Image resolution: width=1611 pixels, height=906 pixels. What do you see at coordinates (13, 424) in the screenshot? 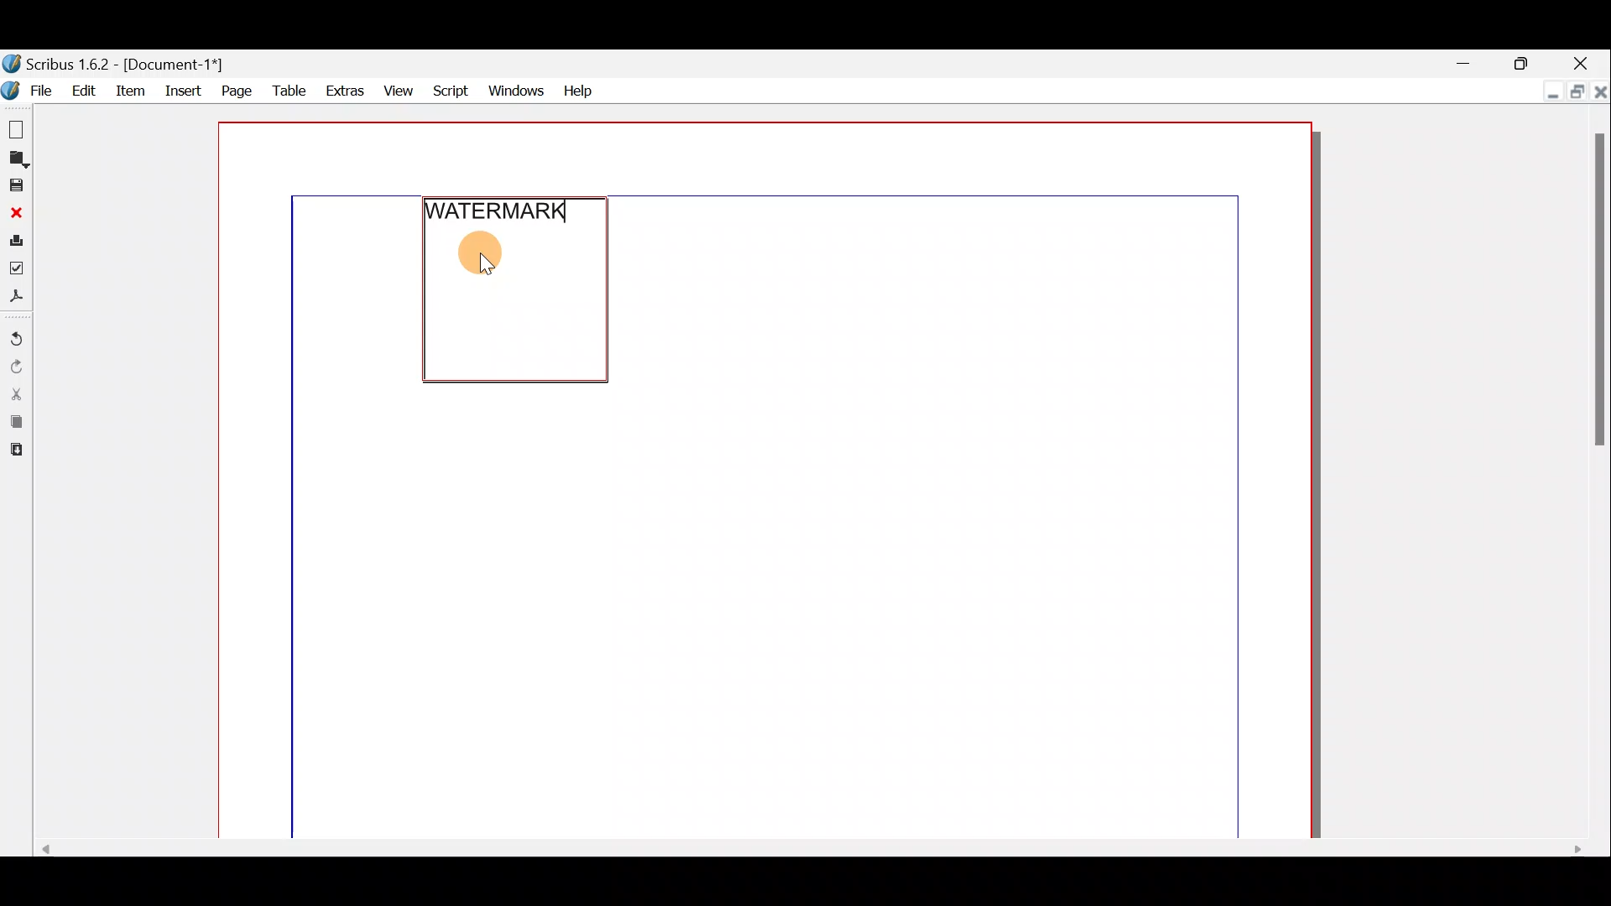
I see `Copy` at bounding box center [13, 424].